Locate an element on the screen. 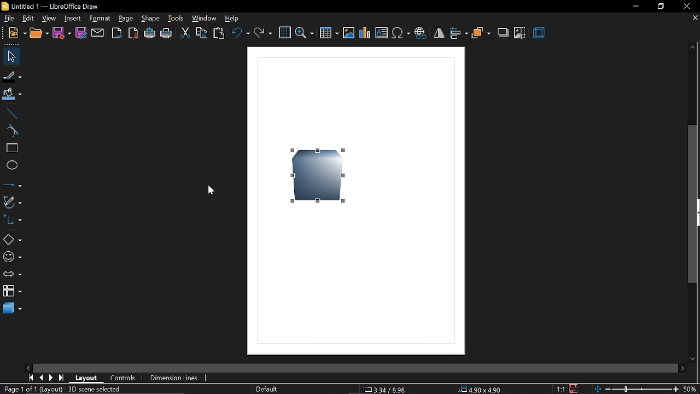 This screenshot has height=394, width=700. export as pdf is located at coordinates (133, 33).